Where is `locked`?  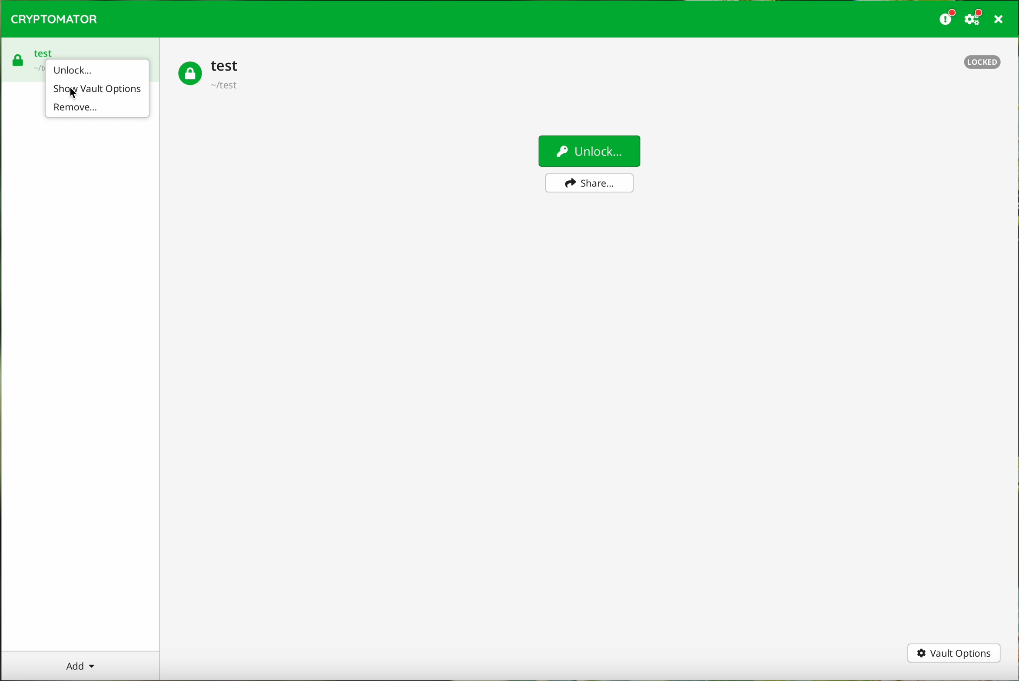 locked is located at coordinates (981, 60).